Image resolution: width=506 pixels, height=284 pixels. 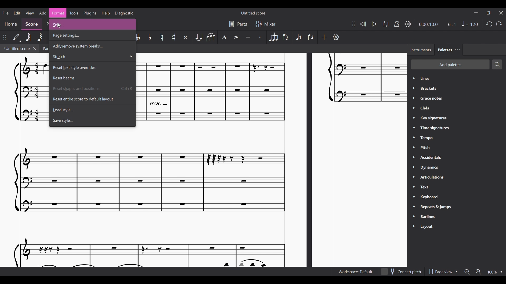 I want to click on Add menu, so click(x=43, y=13).